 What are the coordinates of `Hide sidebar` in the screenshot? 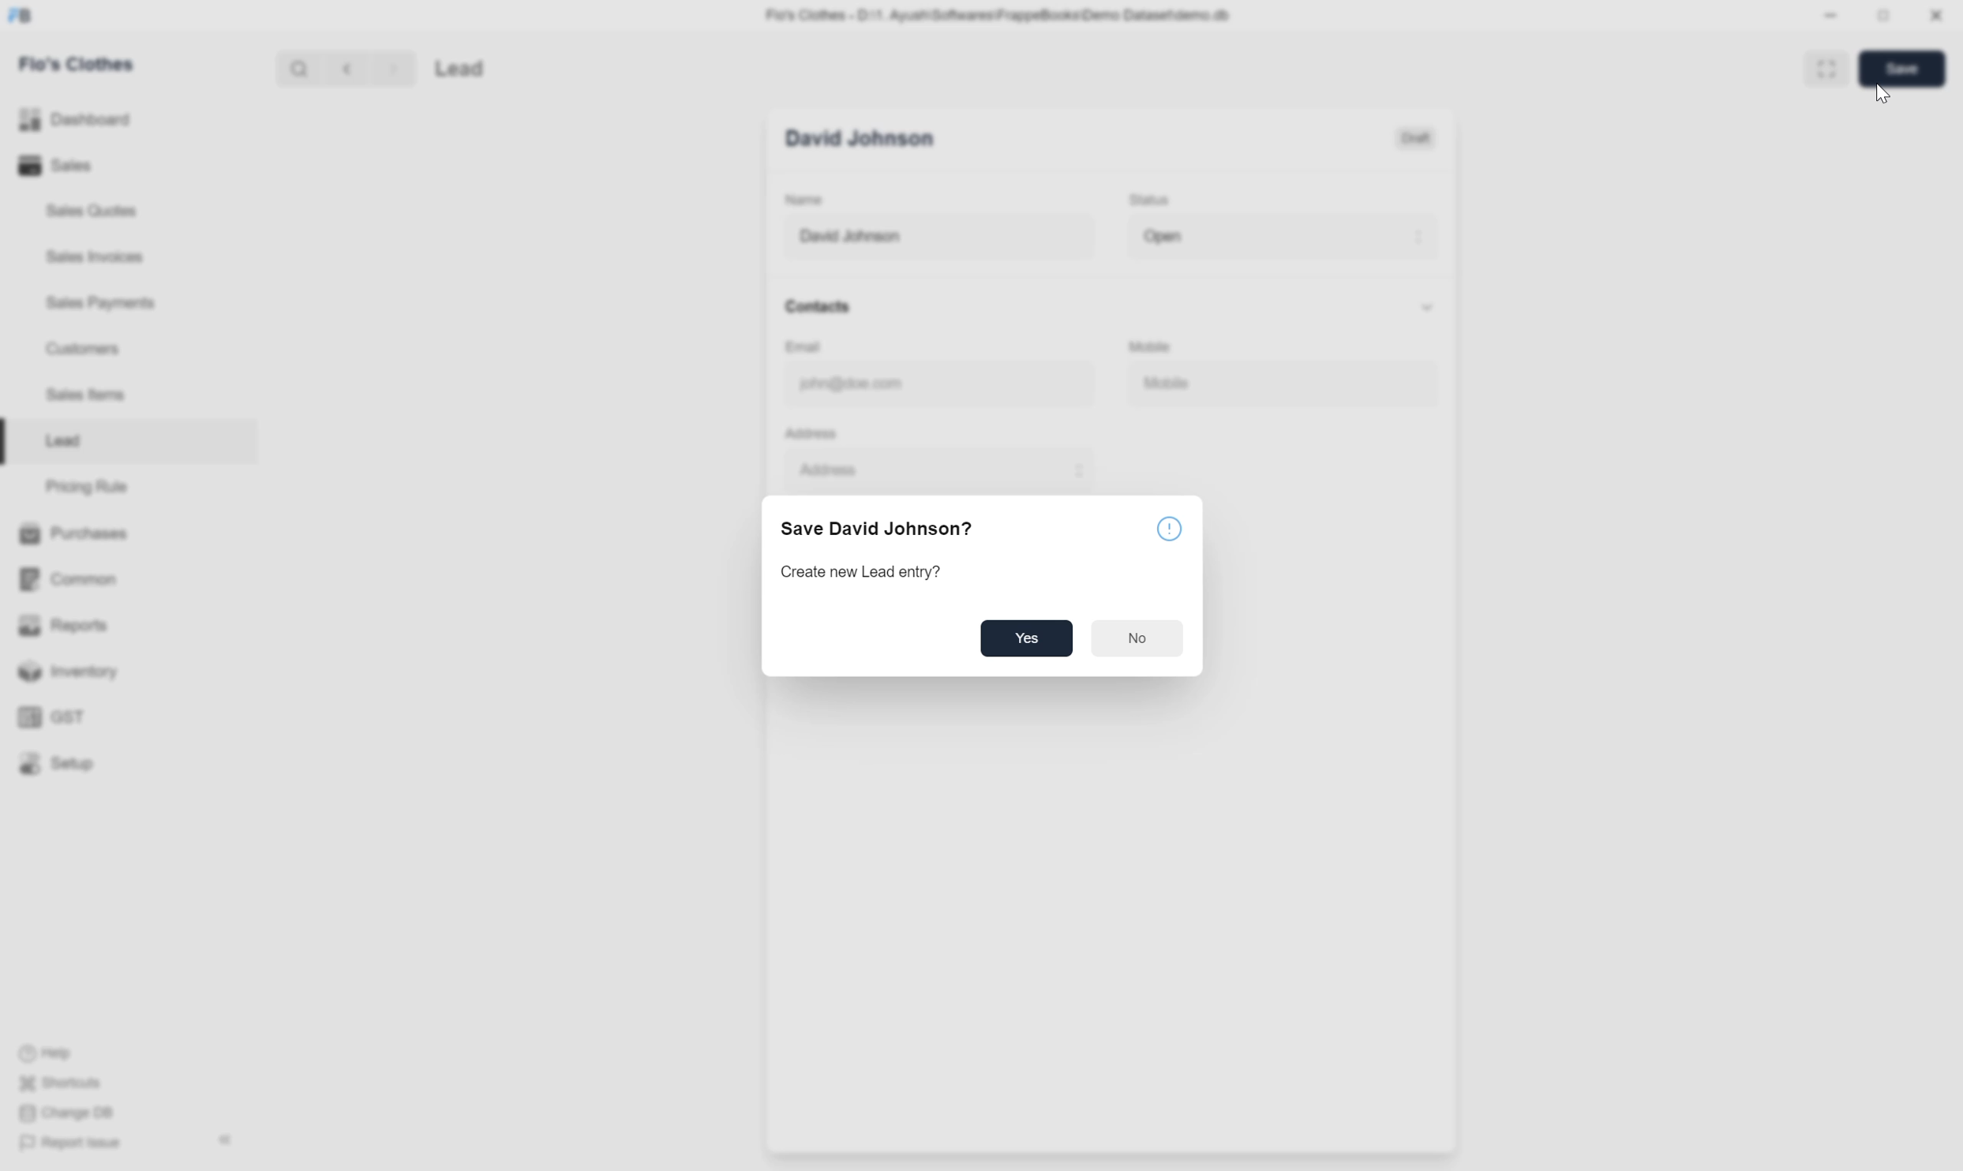 It's located at (224, 1140).